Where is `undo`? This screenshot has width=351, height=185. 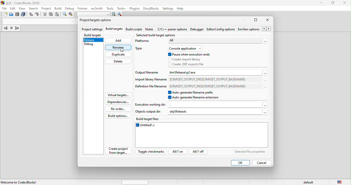
undo is located at coordinates (31, 15).